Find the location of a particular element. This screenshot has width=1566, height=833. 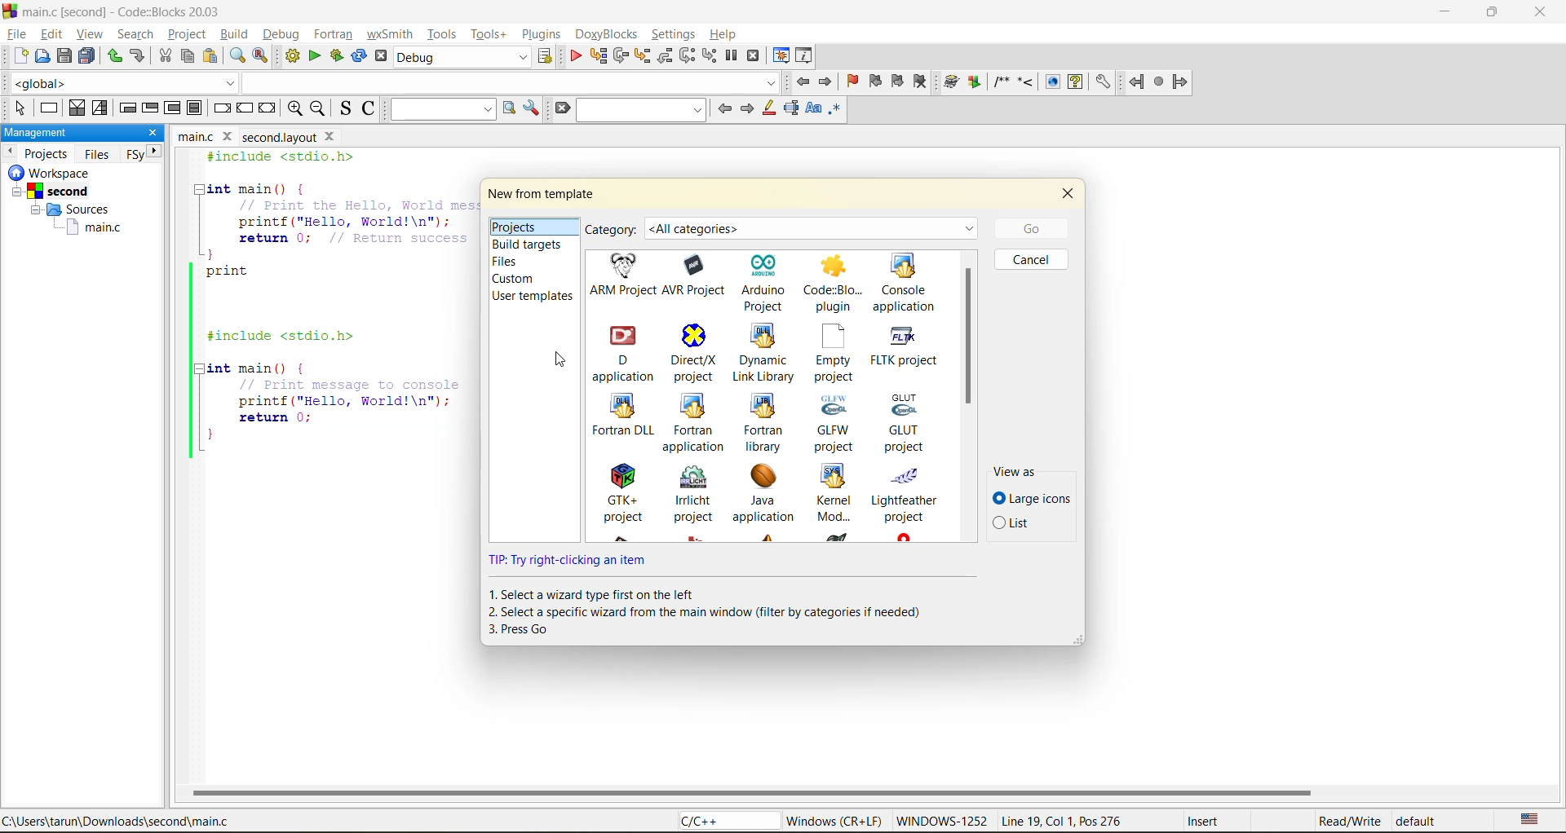

break instruction is located at coordinates (223, 109).